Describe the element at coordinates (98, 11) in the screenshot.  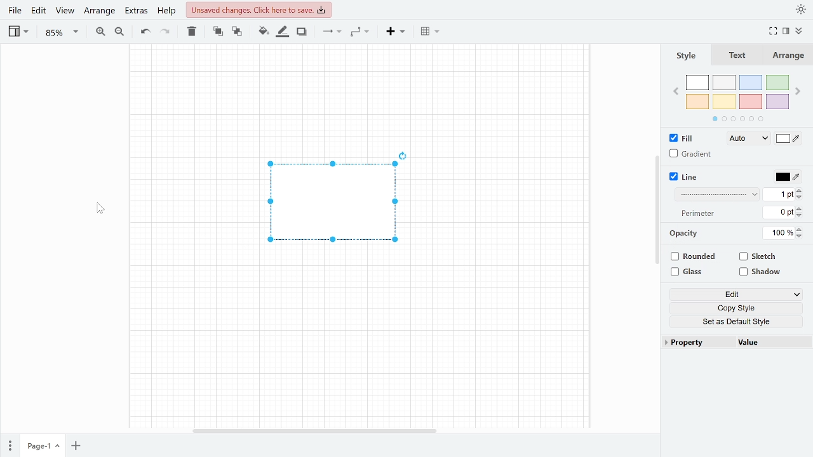
I see `Arrange` at that location.